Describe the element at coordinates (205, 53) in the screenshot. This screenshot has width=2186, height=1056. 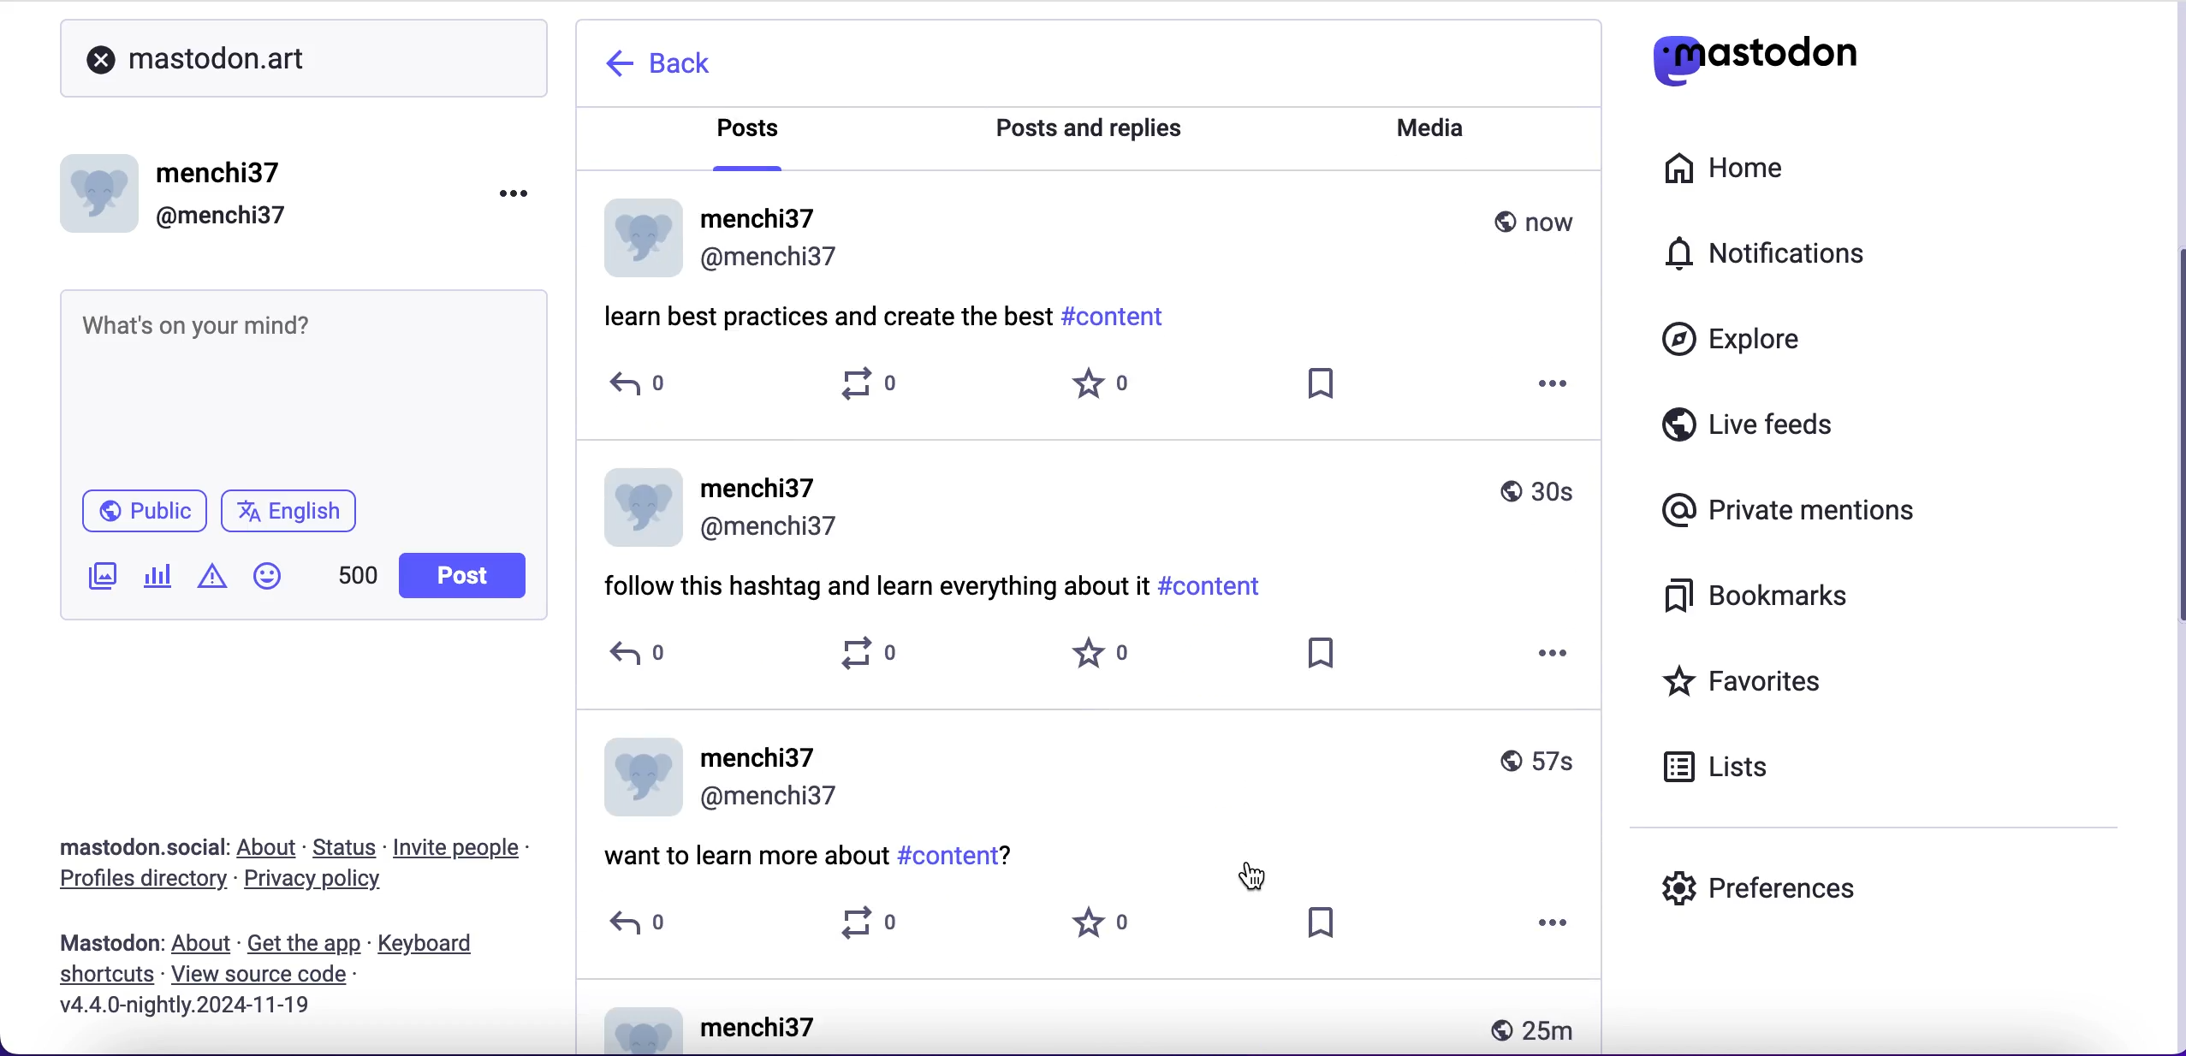
I see `mastodon.art` at that location.